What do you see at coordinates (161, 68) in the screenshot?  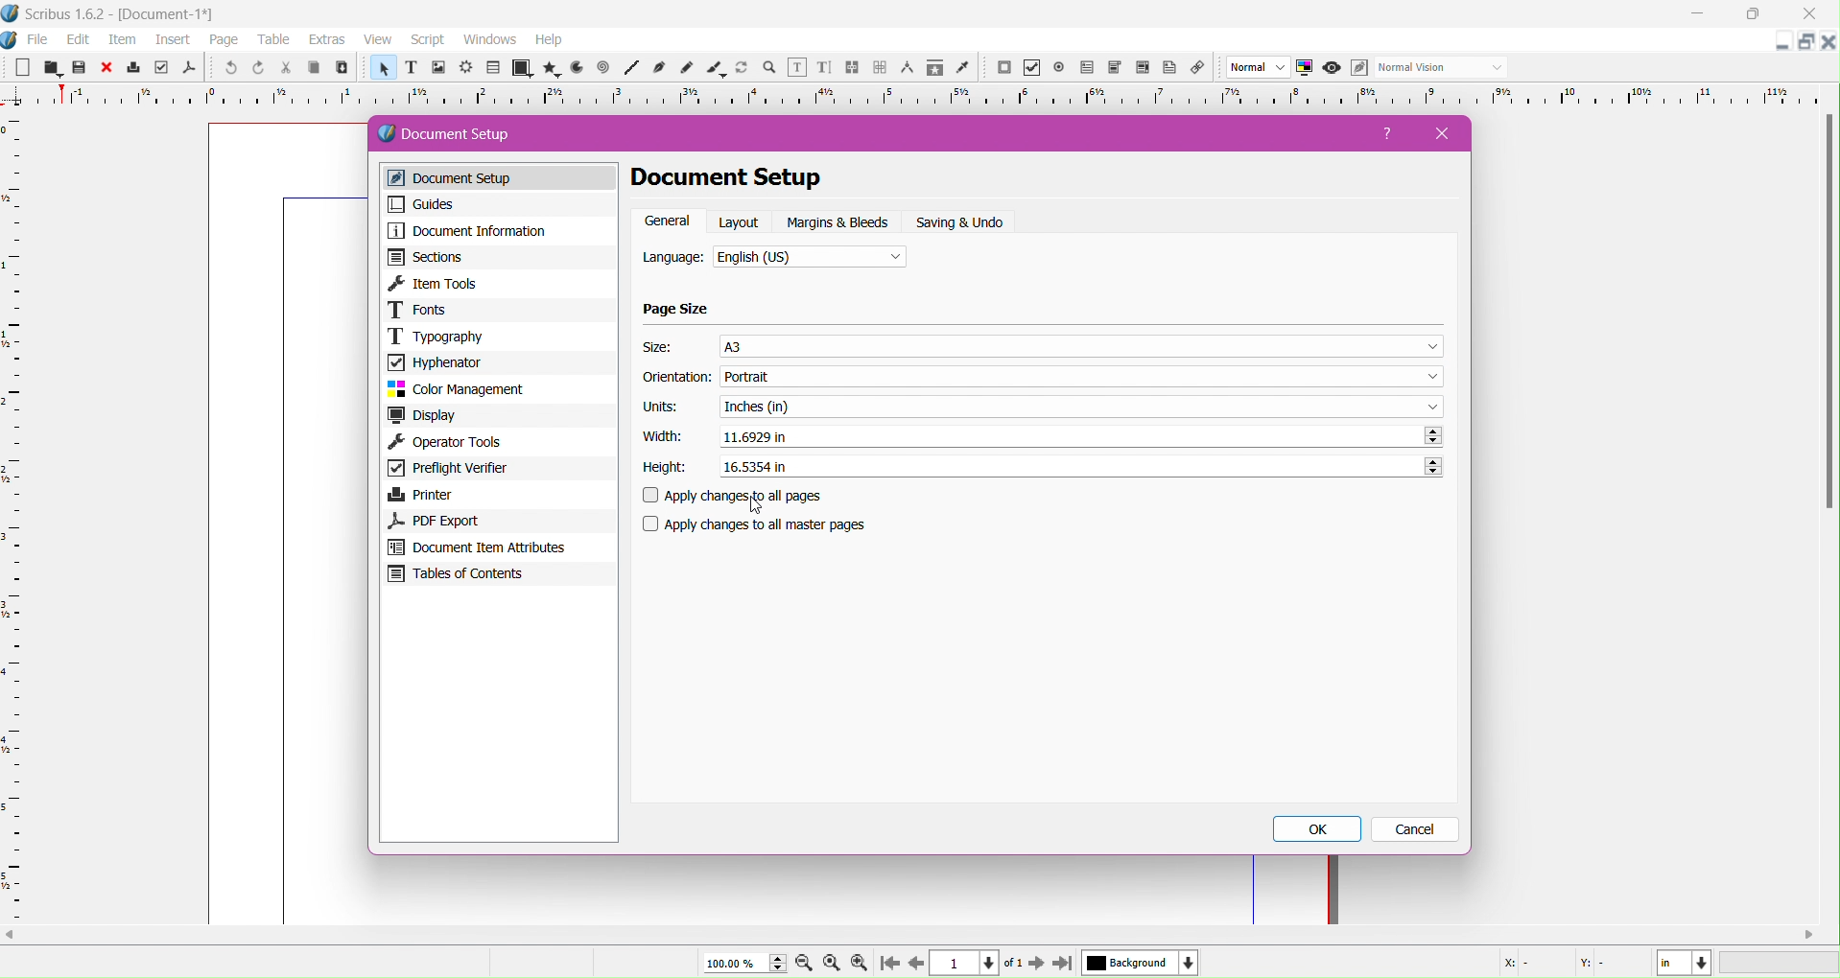 I see `preflight highlighter` at bounding box center [161, 68].